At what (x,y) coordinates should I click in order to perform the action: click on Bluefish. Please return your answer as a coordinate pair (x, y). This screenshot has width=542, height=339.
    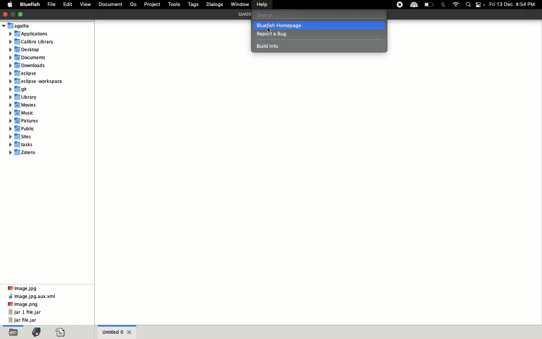
    Looking at the image, I should click on (29, 4).